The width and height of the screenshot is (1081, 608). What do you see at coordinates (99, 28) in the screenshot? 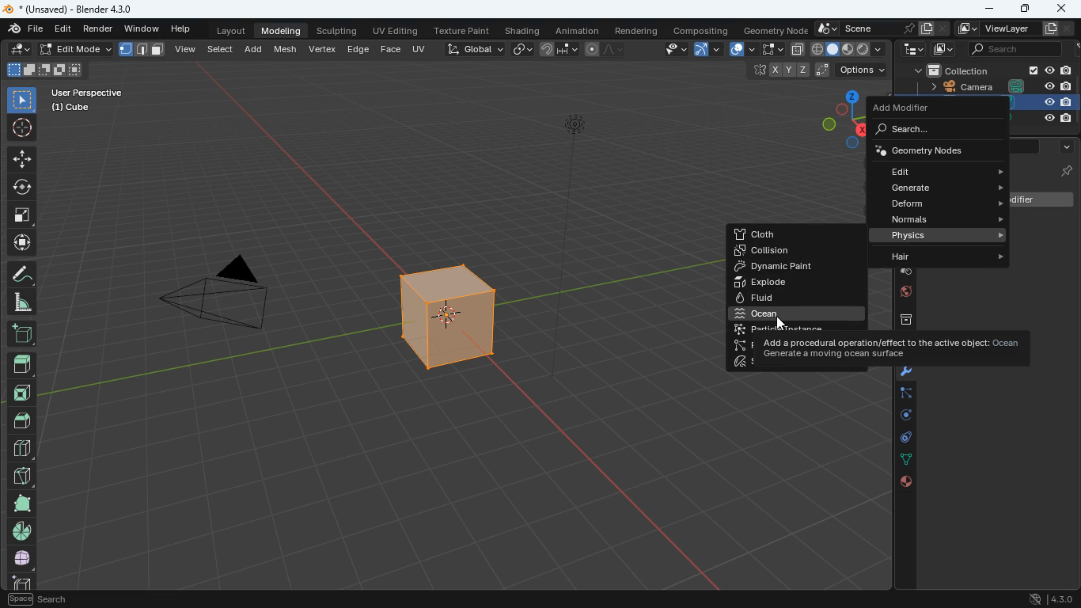
I see `render` at bounding box center [99, 28].